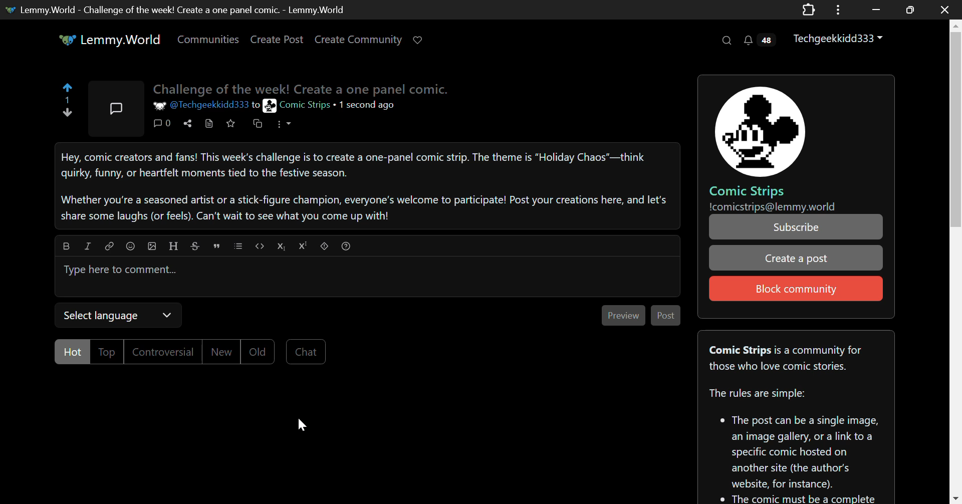  I want to click on @Techgeekkidd333, so click(199, 104).